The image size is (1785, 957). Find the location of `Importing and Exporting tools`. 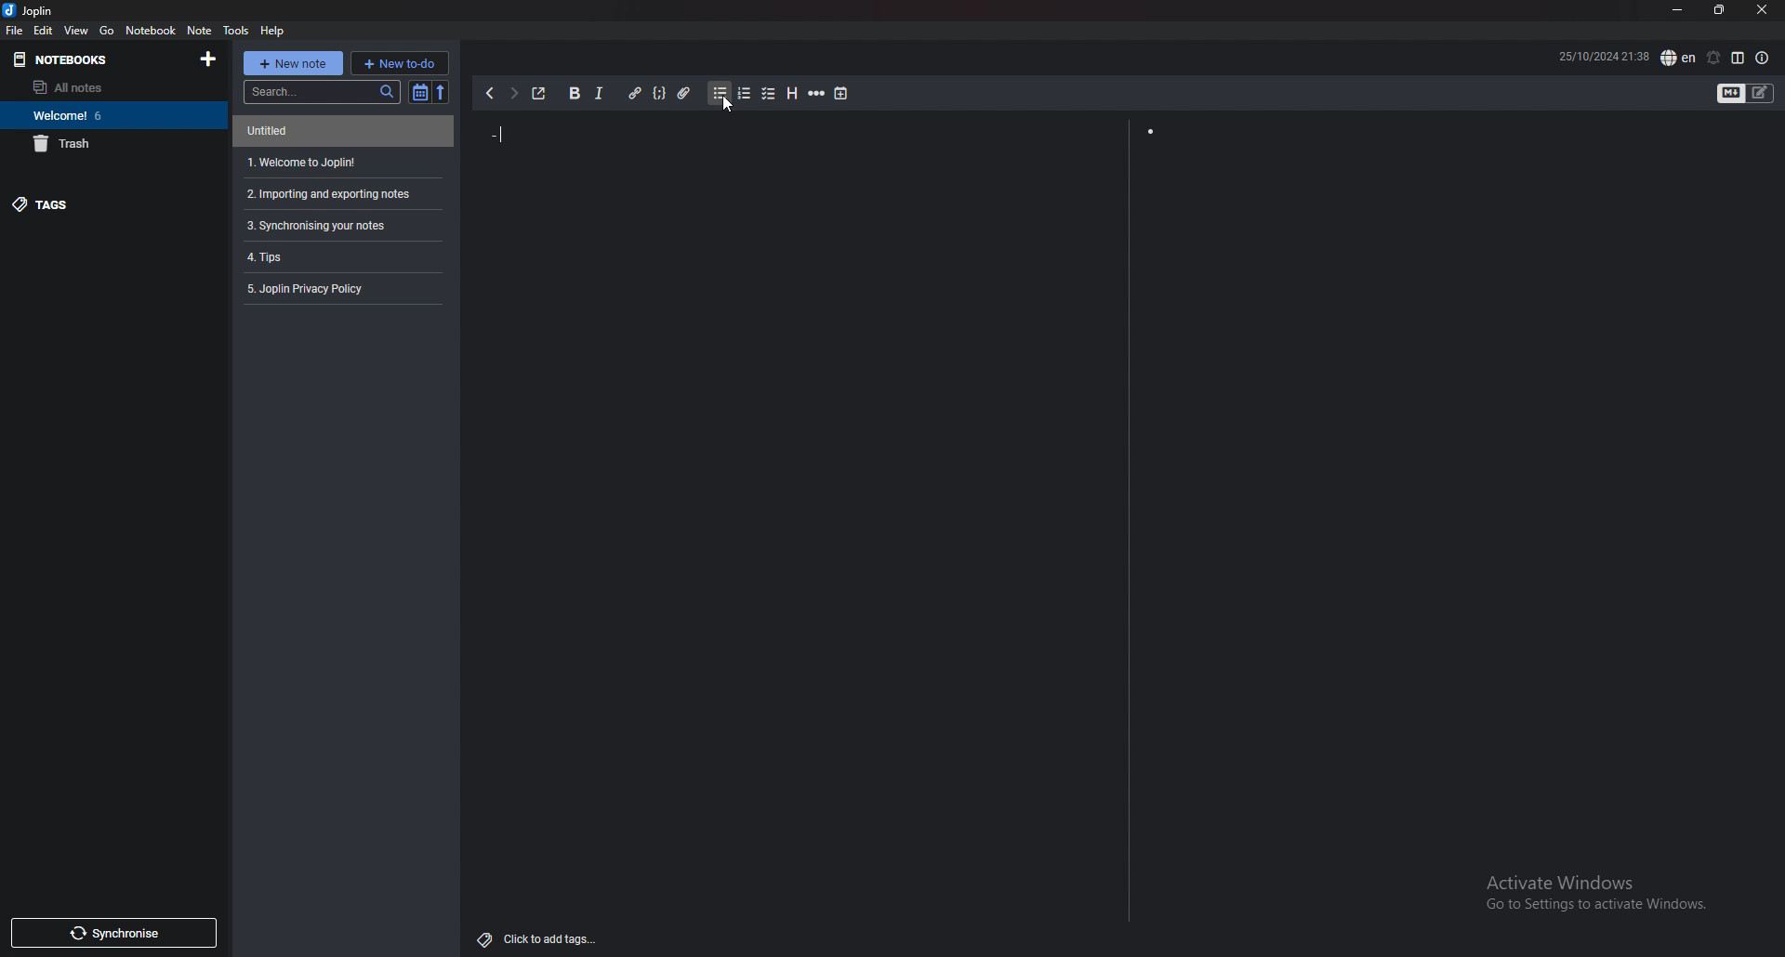

Importing and Exporting tools is located at coordinates (334, 192).